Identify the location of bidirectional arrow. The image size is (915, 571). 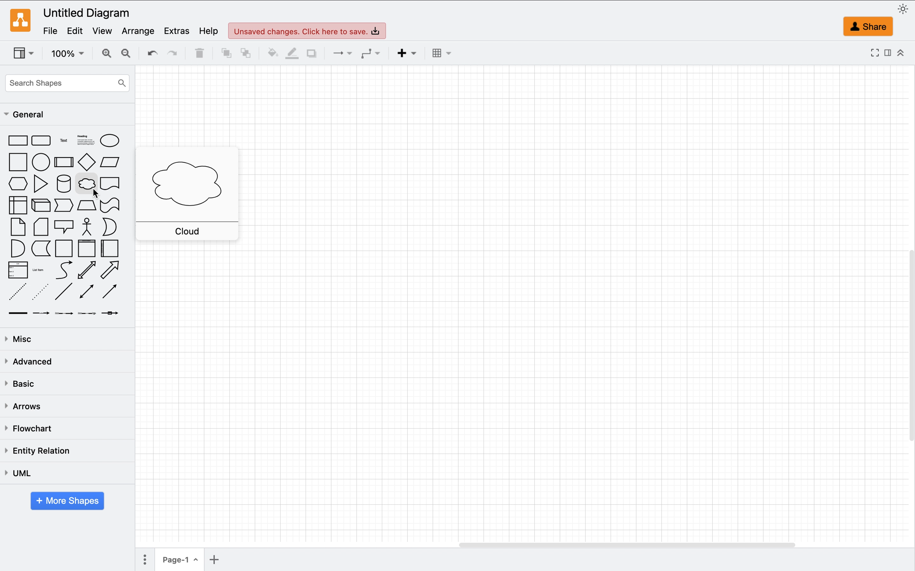
(86, 270).